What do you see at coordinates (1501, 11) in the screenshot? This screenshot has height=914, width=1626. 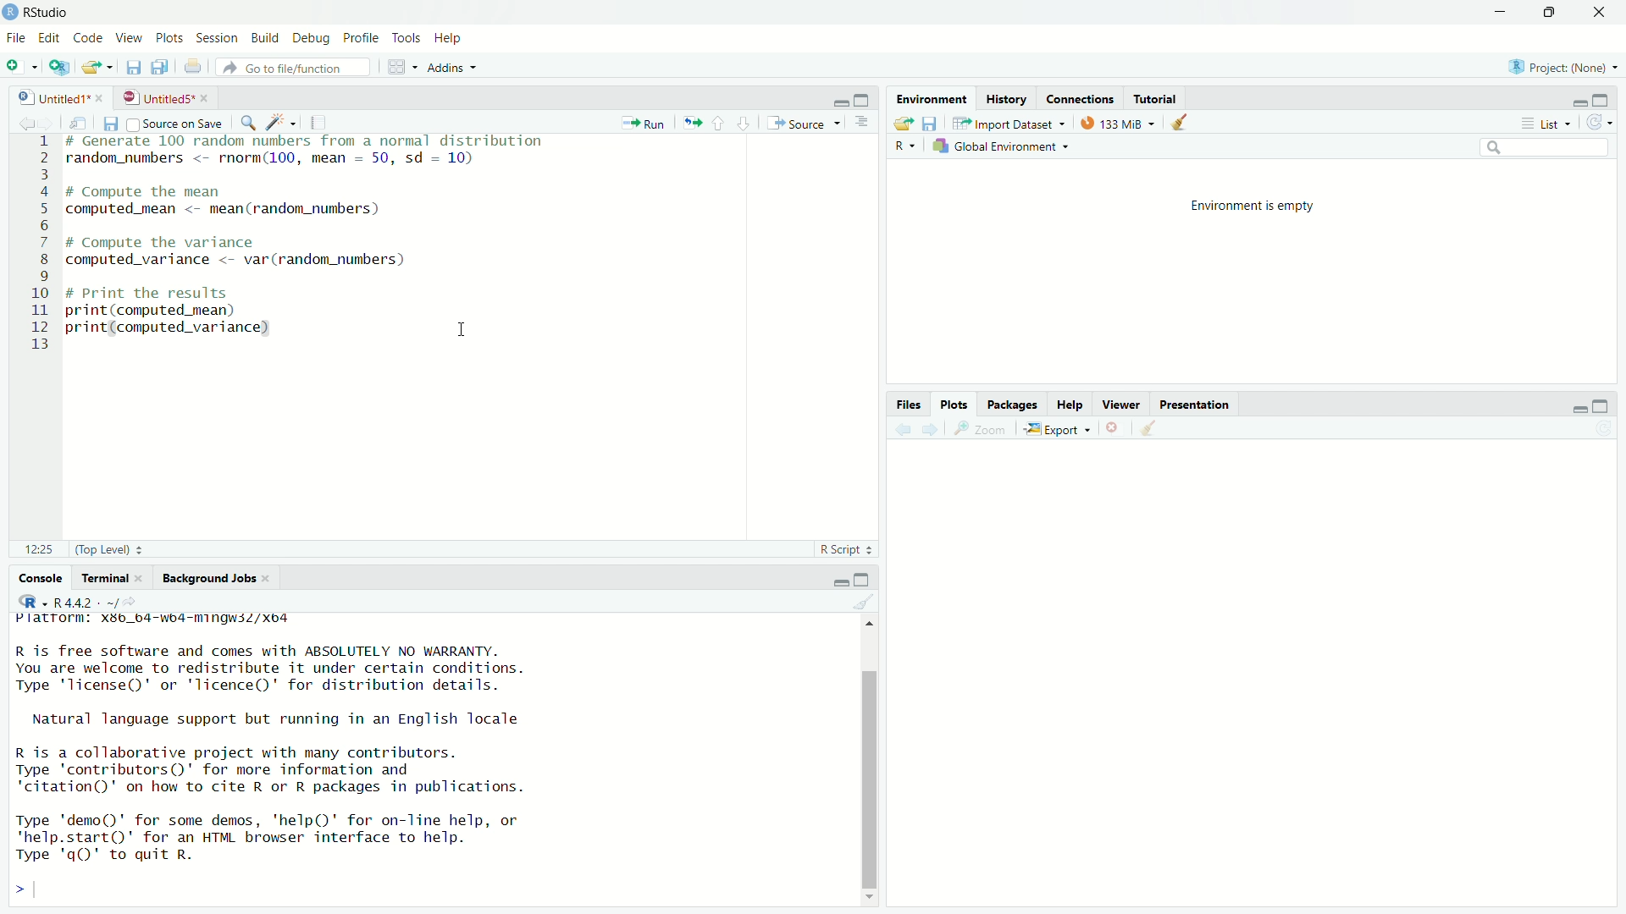 I see `minimize` at bounding box center [1501, 11].